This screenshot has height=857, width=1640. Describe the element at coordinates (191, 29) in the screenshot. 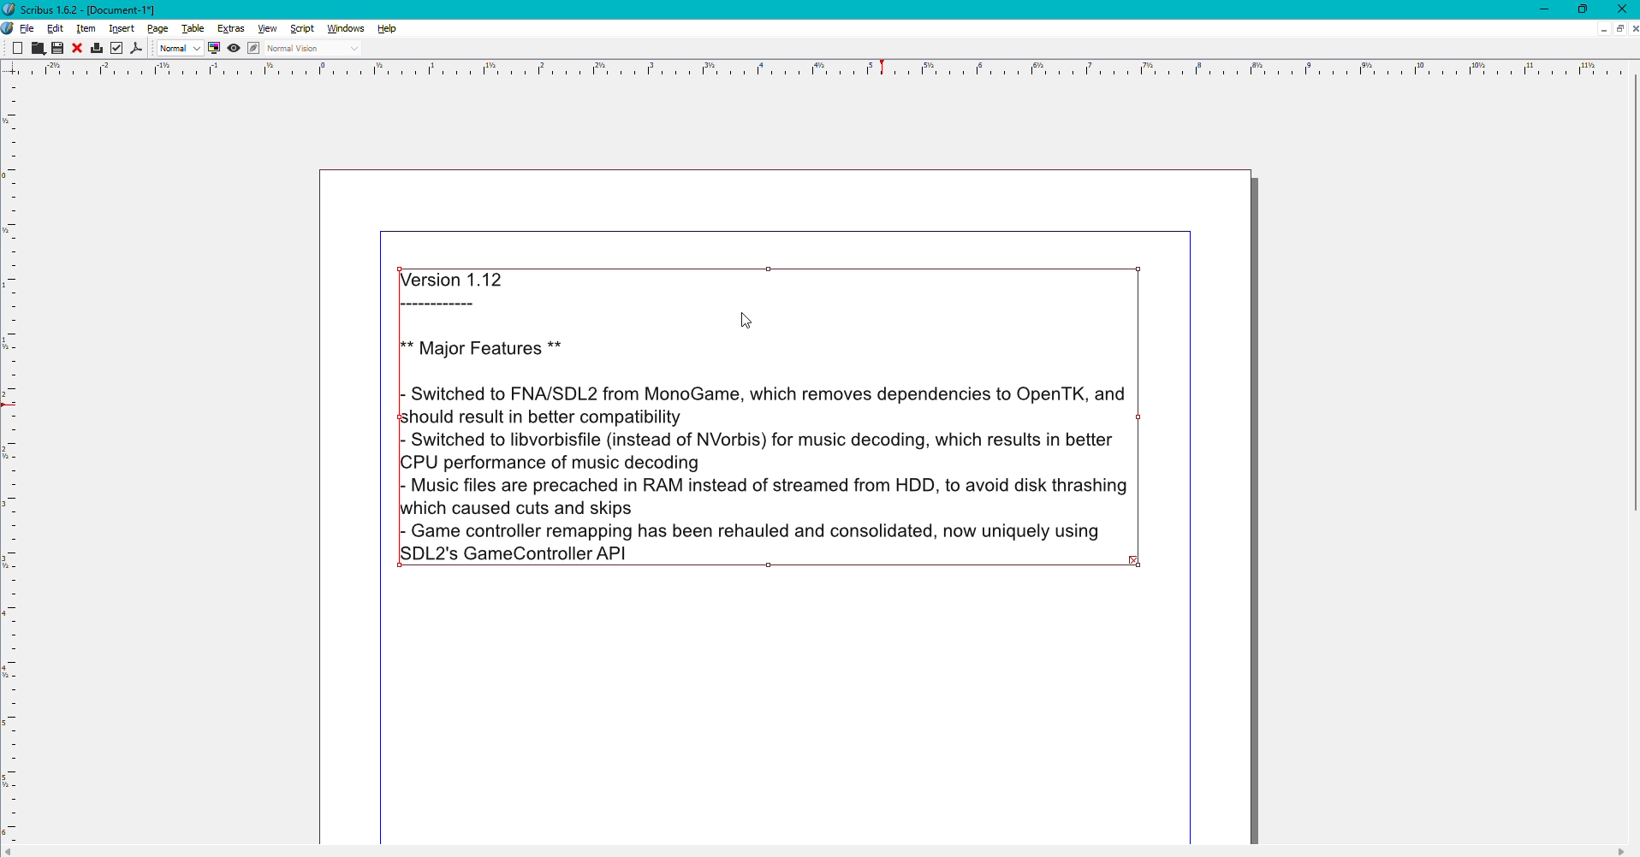

I see `Table` at that location.